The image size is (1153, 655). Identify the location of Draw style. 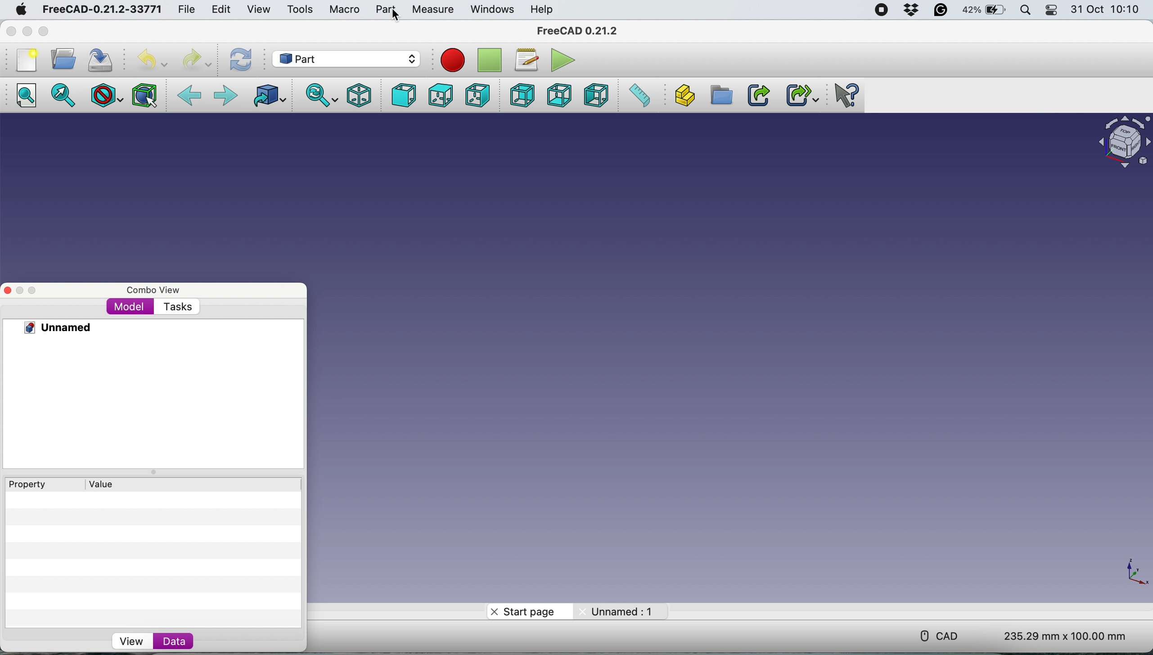
(105, 95).